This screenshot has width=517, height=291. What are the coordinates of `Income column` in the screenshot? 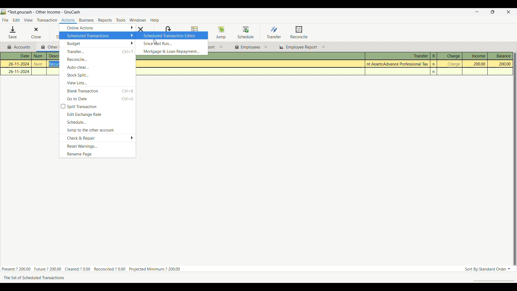 It's located at (475, 56).